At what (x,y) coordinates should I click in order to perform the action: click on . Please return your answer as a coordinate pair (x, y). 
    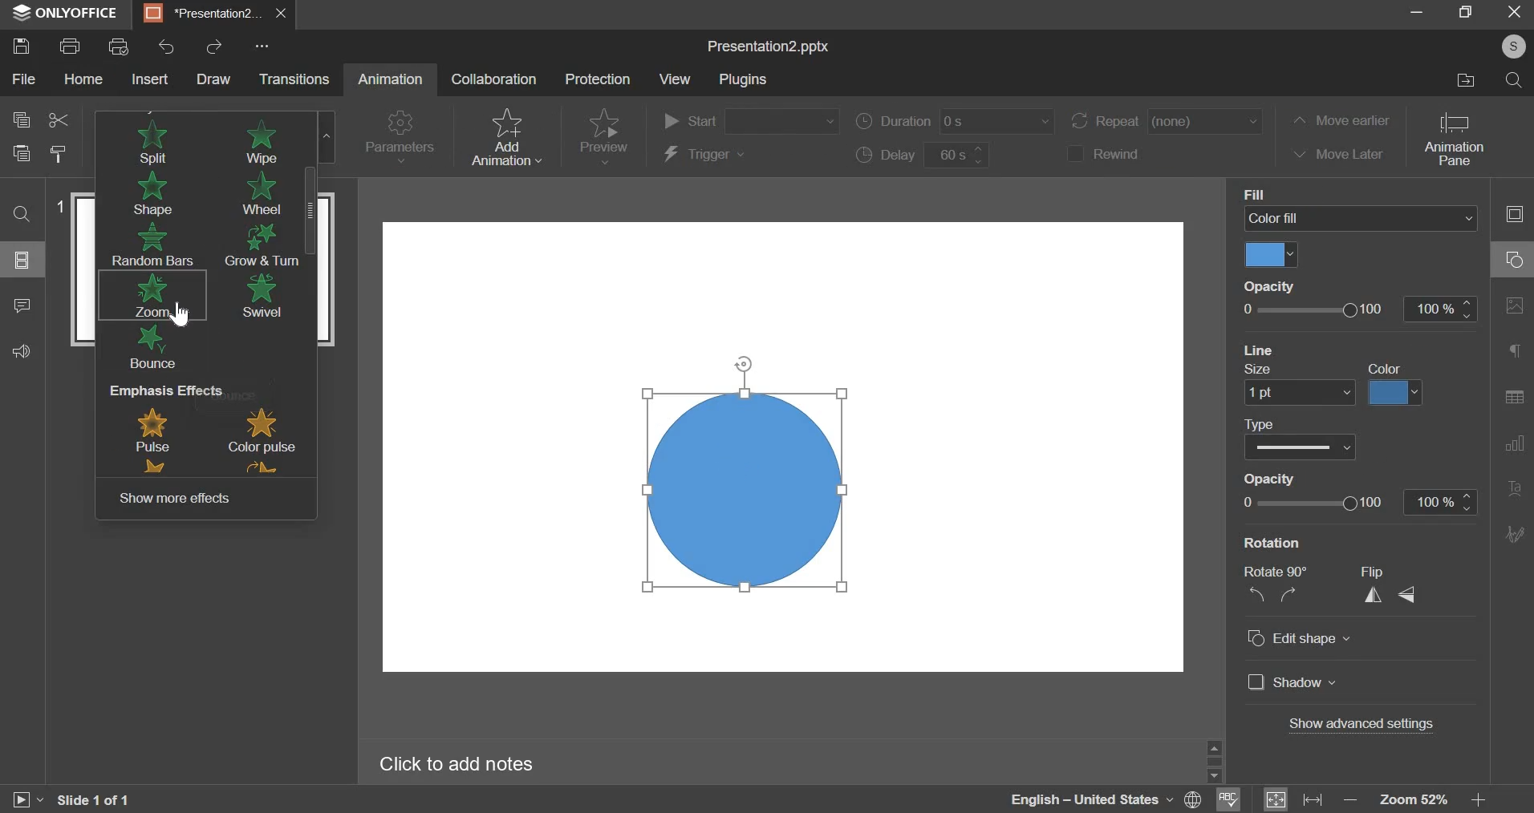
    Looking at the image, I should click on (19, 305).